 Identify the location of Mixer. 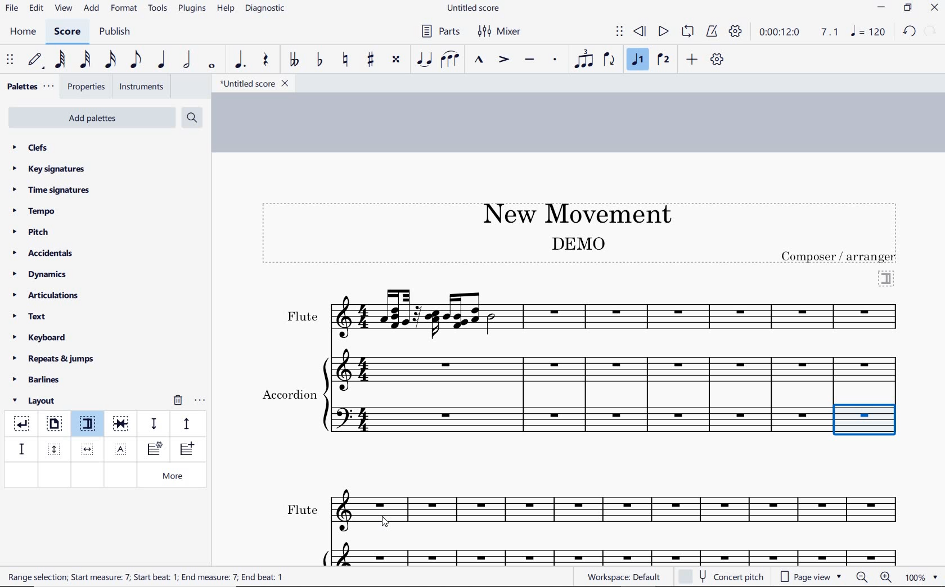
(500, 31).